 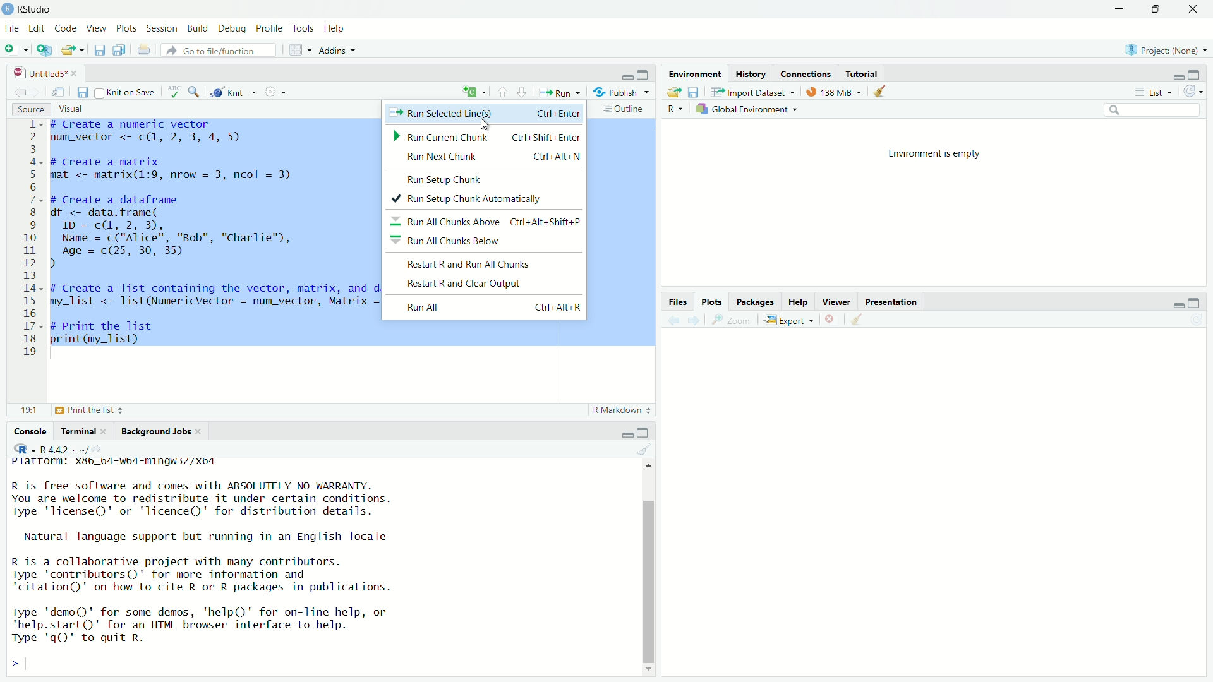 What do you see at coordinates (44, 52) in the screenshot?
I see `add script` at bounding box center [44, 52].